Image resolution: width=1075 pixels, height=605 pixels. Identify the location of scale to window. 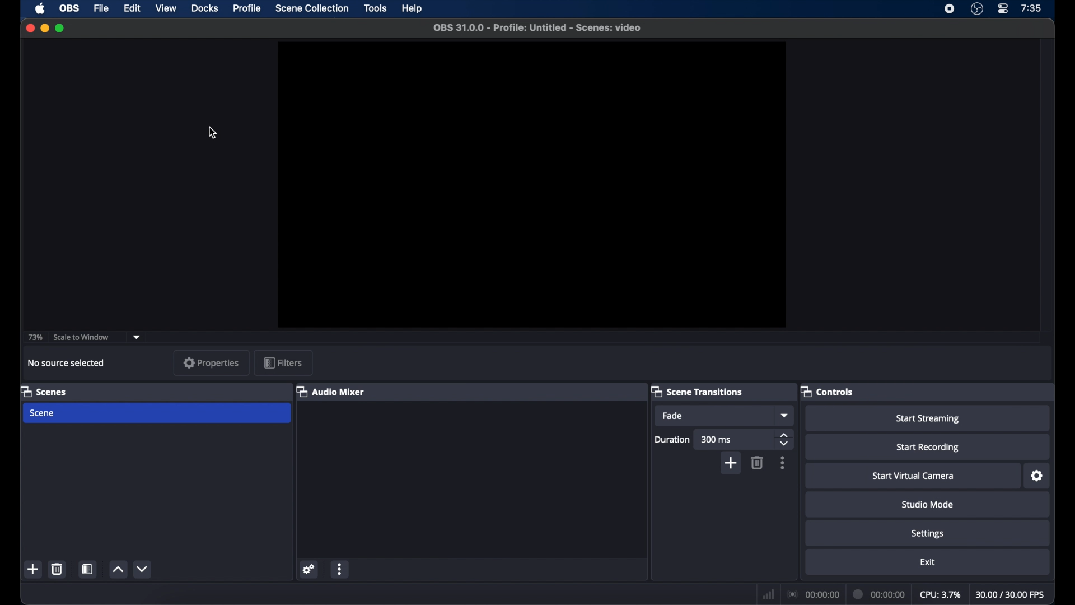
(82, 338).